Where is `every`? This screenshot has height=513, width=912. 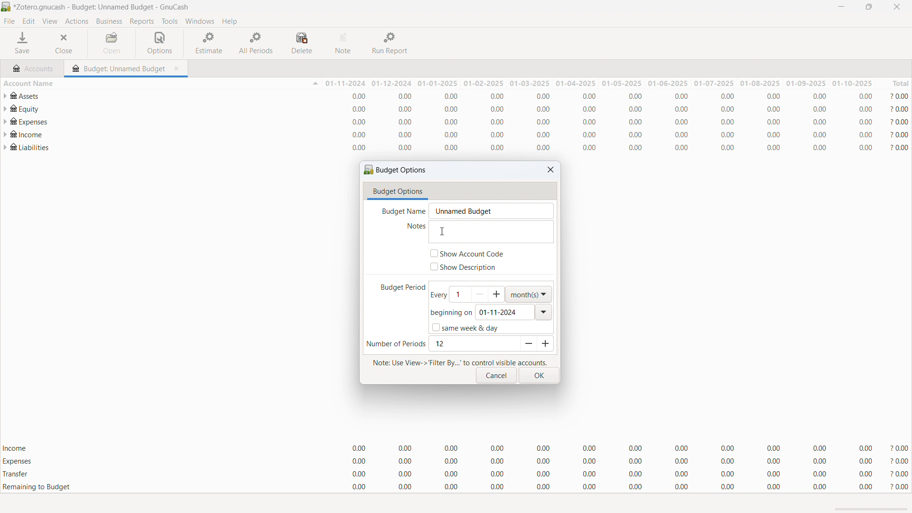
every is located at coordinates (437, 295).